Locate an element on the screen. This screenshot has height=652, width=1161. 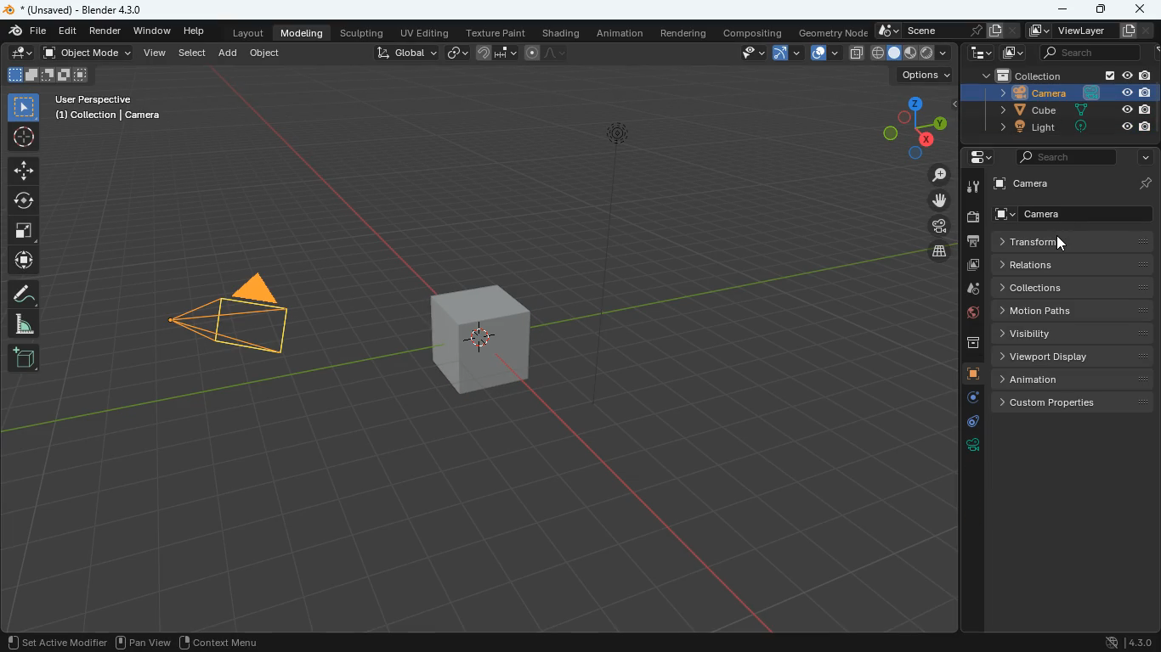
window is located at coordinates (153, 31).